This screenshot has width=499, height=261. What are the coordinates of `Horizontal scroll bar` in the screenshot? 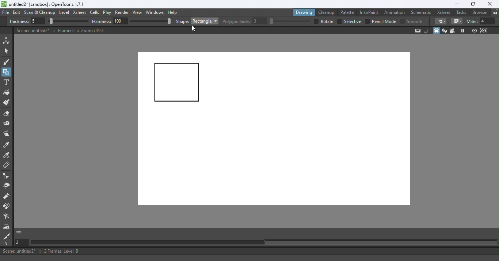 It's located at (264, 242).